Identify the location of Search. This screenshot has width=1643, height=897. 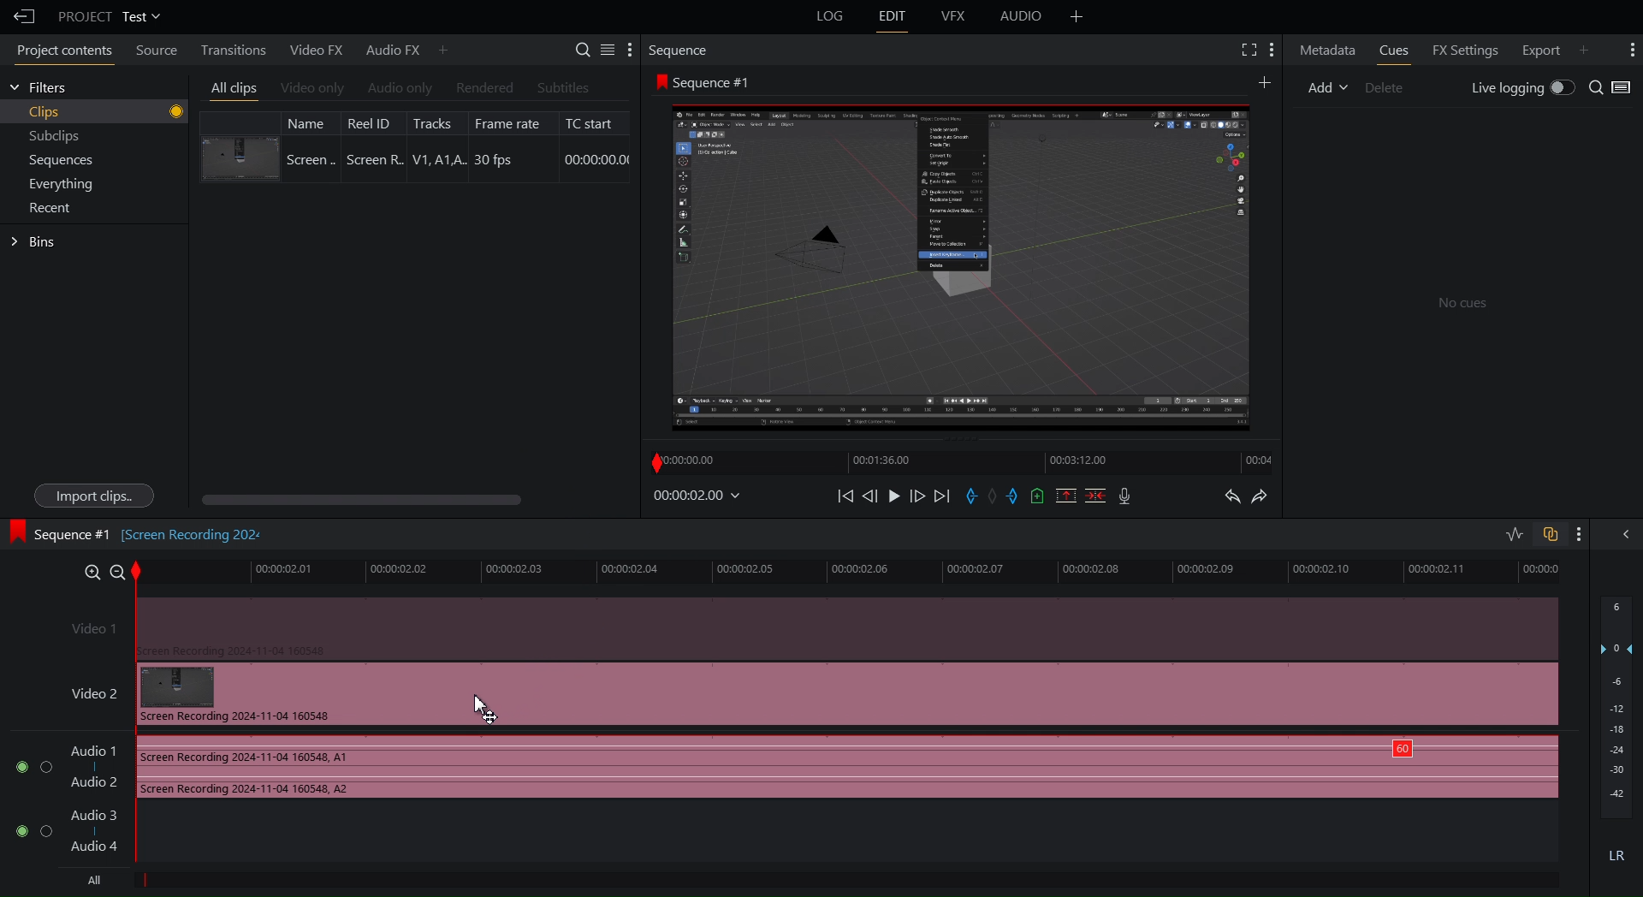
(1611, 88).